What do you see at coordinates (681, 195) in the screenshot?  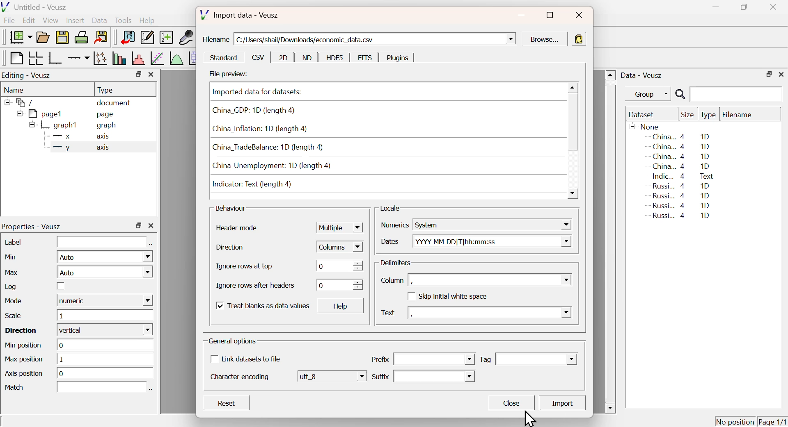 I see `Russi... 4 1D` at bounding box center [681, 195].